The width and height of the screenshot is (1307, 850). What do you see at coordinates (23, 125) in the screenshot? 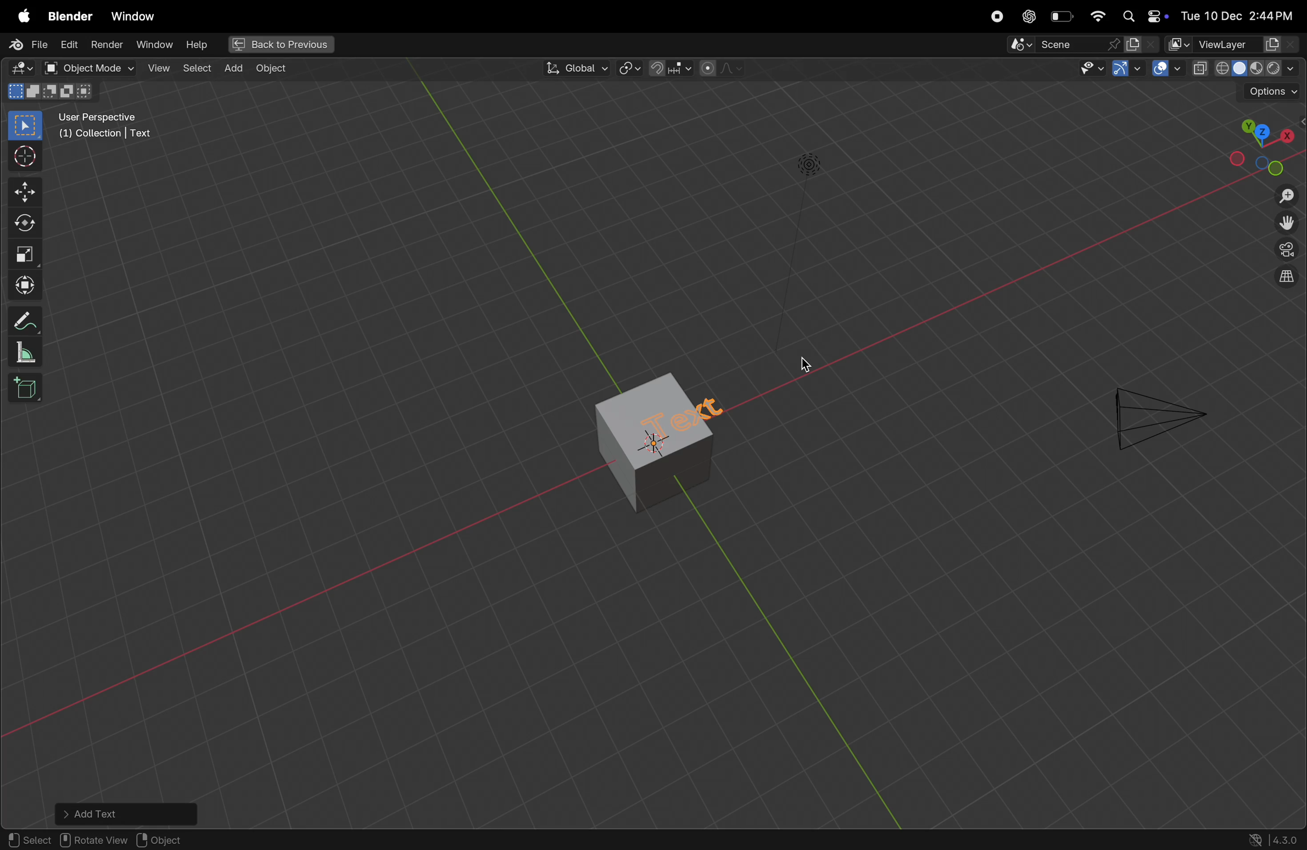
I see `select` at bounding box center [23, 125].